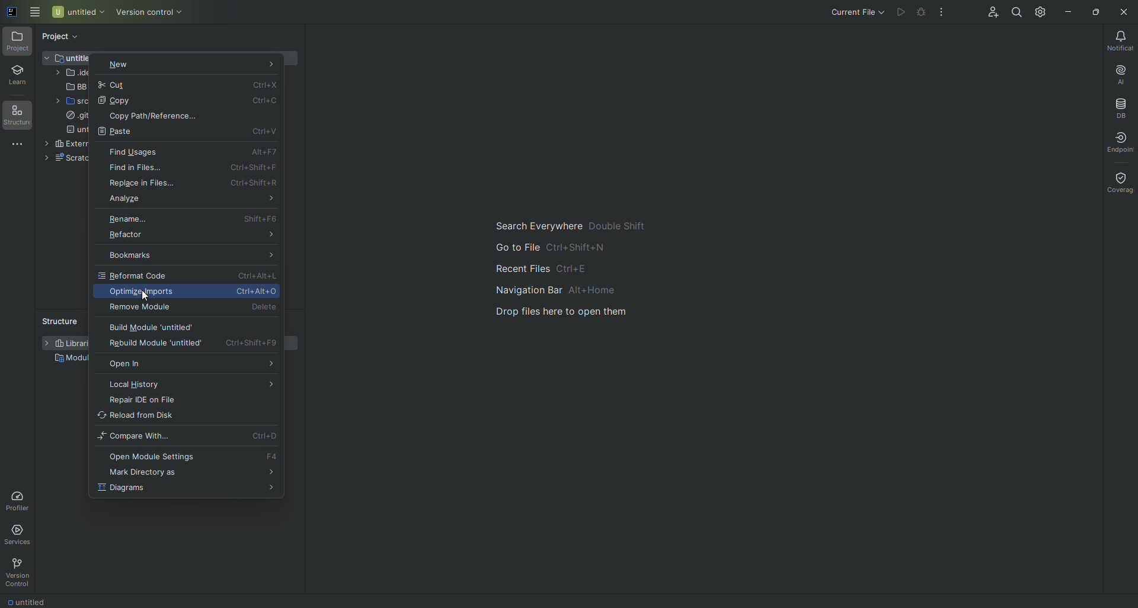 Image resolution: width=1138 pixels, height=608 pixels. What do you see at coordinates (194, 186) in the screenshot?
I see `Replace in Files` at bounding box center [194, 186].